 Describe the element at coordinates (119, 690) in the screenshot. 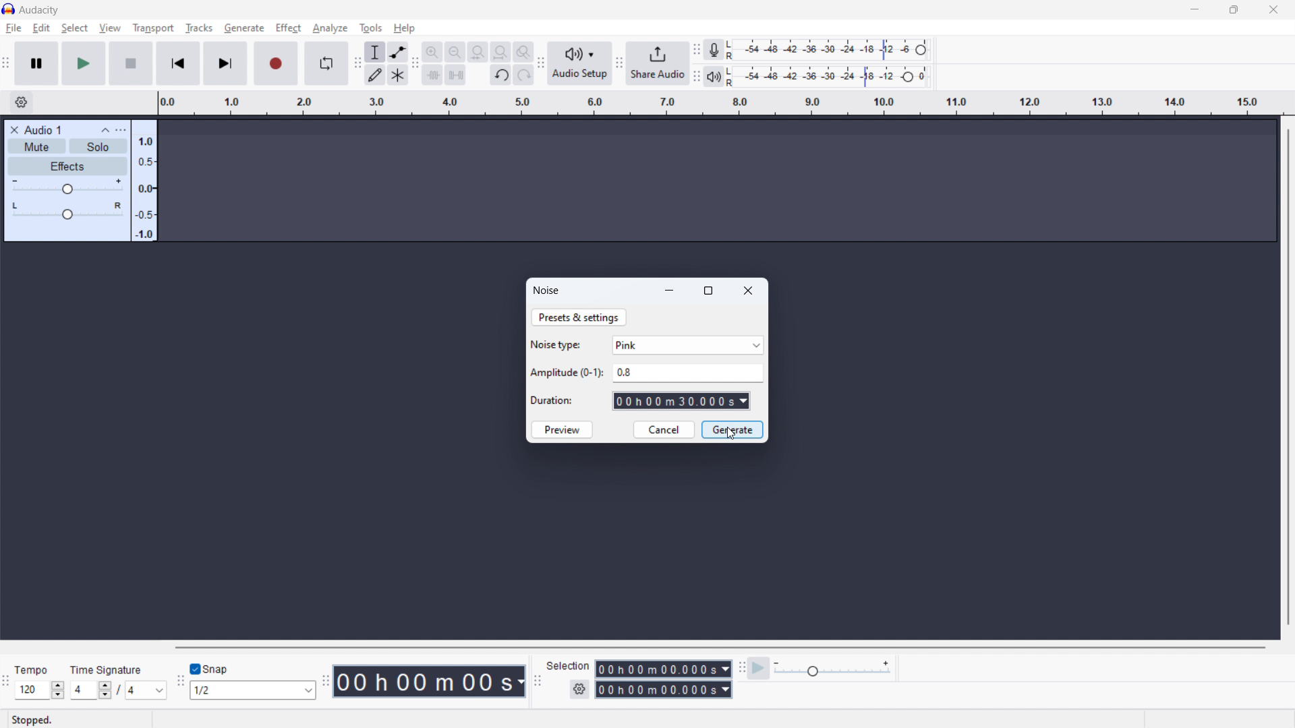

I see `set time signature` at that location.